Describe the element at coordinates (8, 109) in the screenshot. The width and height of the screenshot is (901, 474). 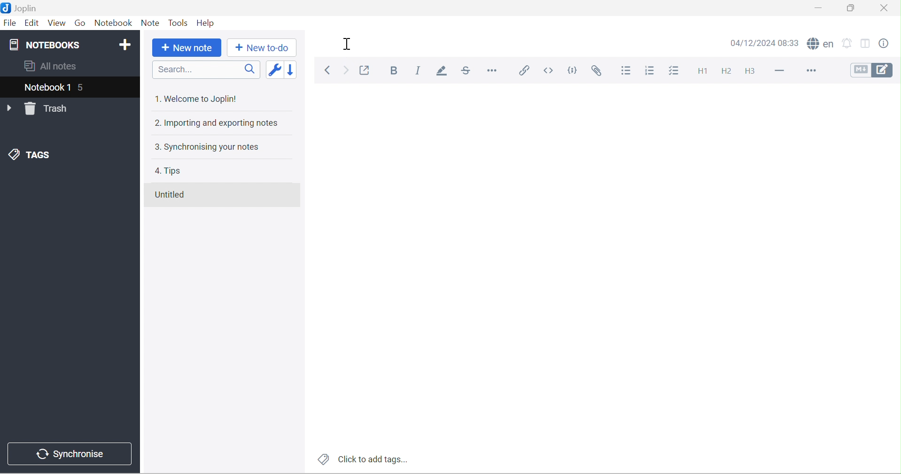
I see `Drop Down` at that location.